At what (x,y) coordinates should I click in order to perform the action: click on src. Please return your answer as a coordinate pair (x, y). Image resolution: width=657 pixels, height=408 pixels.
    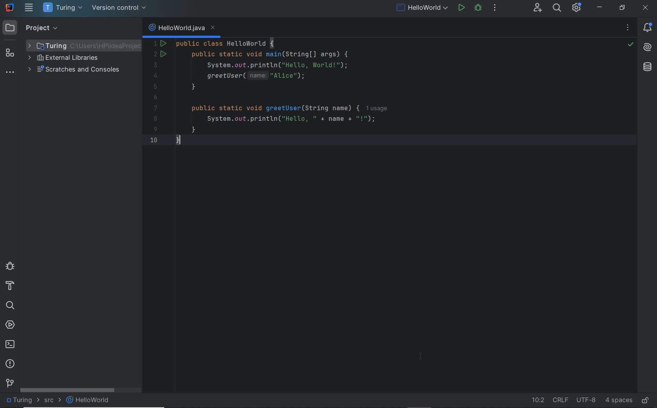
    Looking at the image, I should click on (52, 401).